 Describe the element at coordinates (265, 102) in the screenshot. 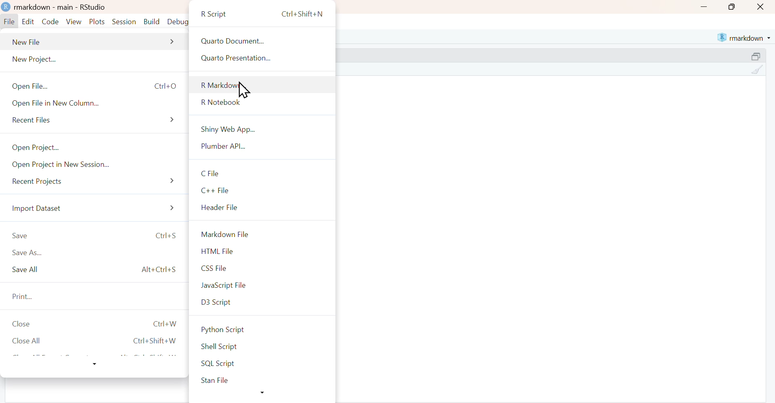

I see `R Notebook` at that location.